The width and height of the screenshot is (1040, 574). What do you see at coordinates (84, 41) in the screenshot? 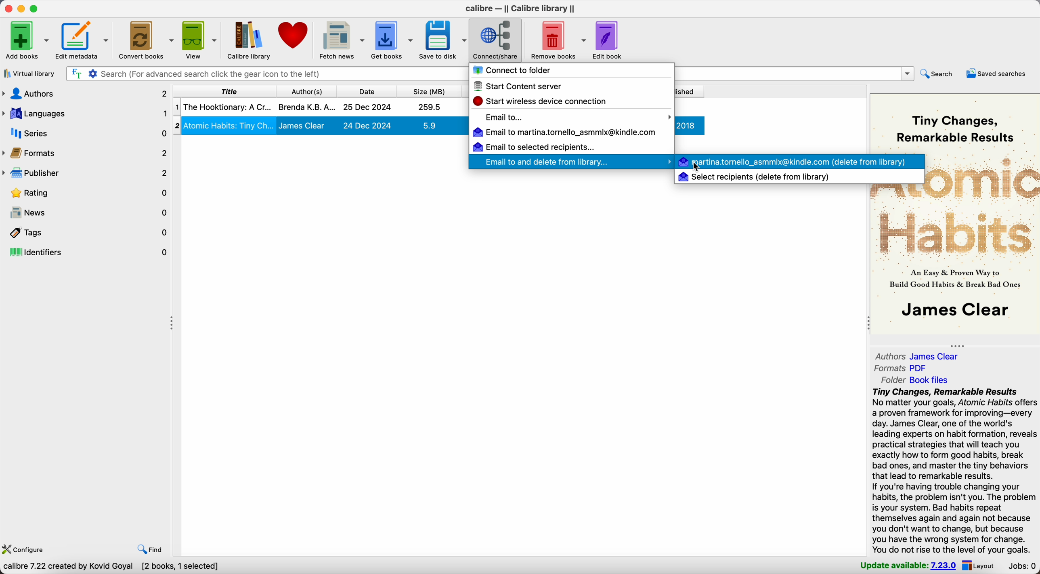
I see `edit metadata` at bounding box center [84, 41].